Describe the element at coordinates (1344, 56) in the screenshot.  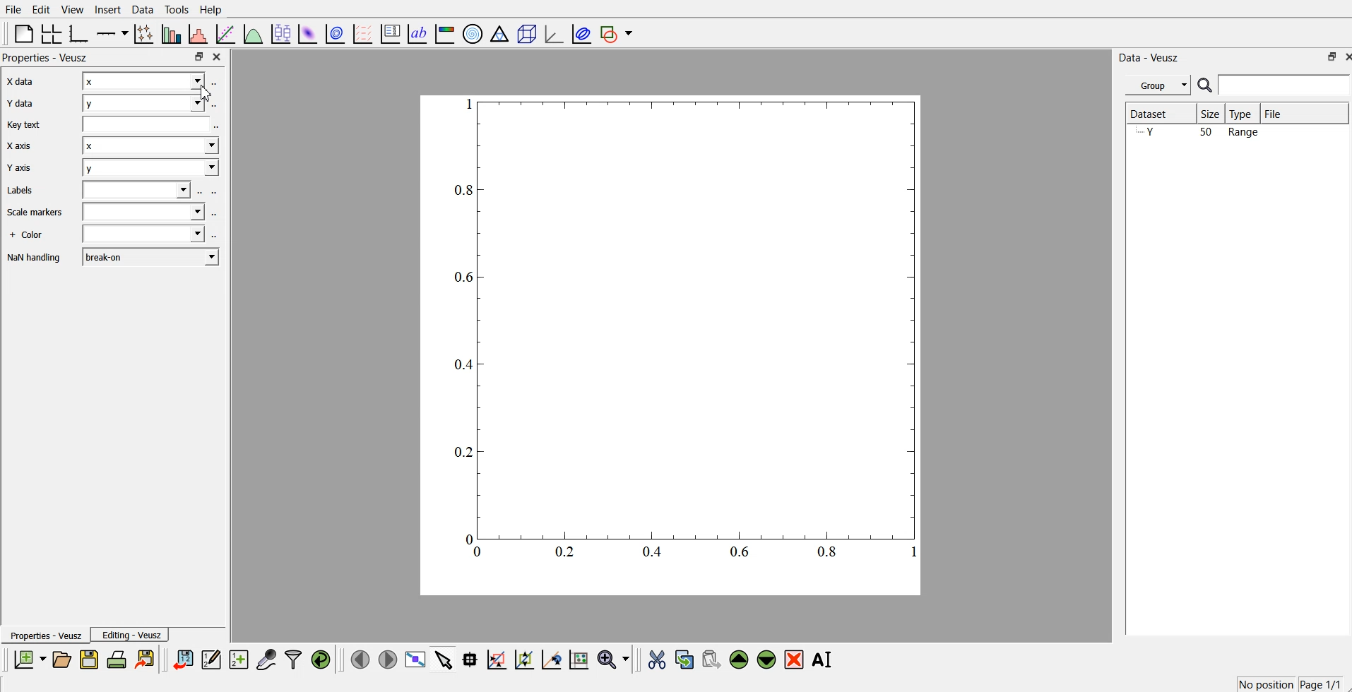
I see `close` at that location.